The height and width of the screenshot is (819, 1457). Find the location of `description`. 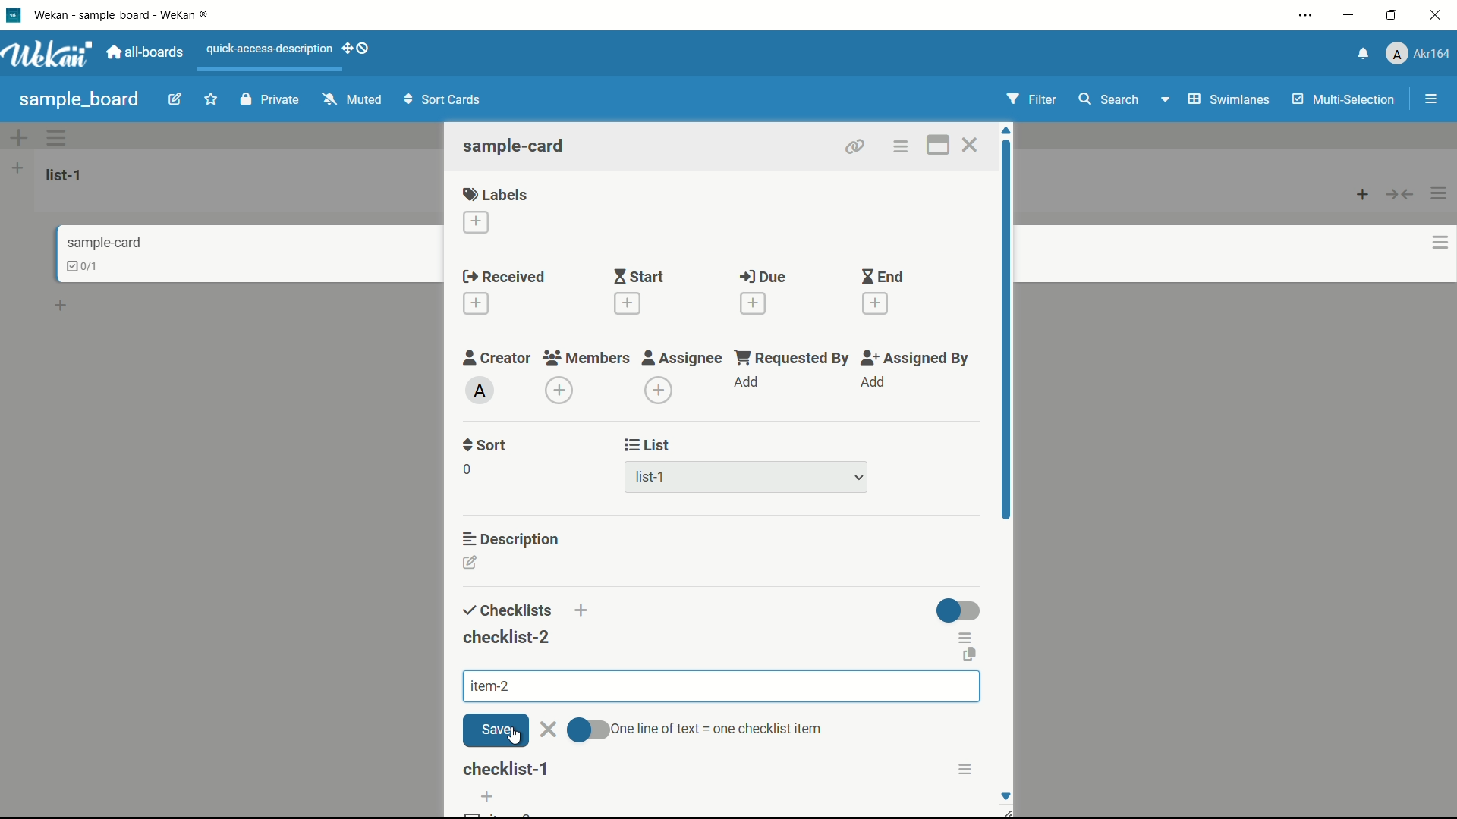

description is located at coordinates (512, 538).